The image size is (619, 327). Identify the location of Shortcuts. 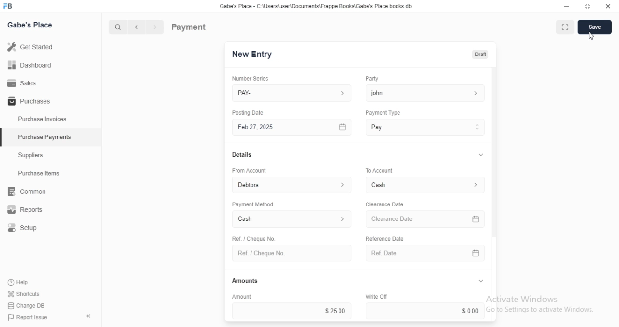
(23, 294).